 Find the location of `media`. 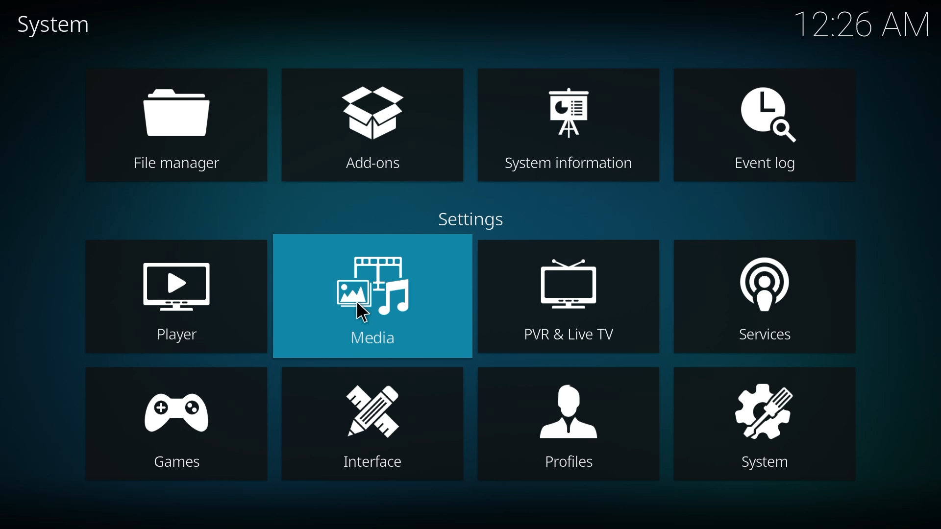

media is located at coordinates (371, 300).